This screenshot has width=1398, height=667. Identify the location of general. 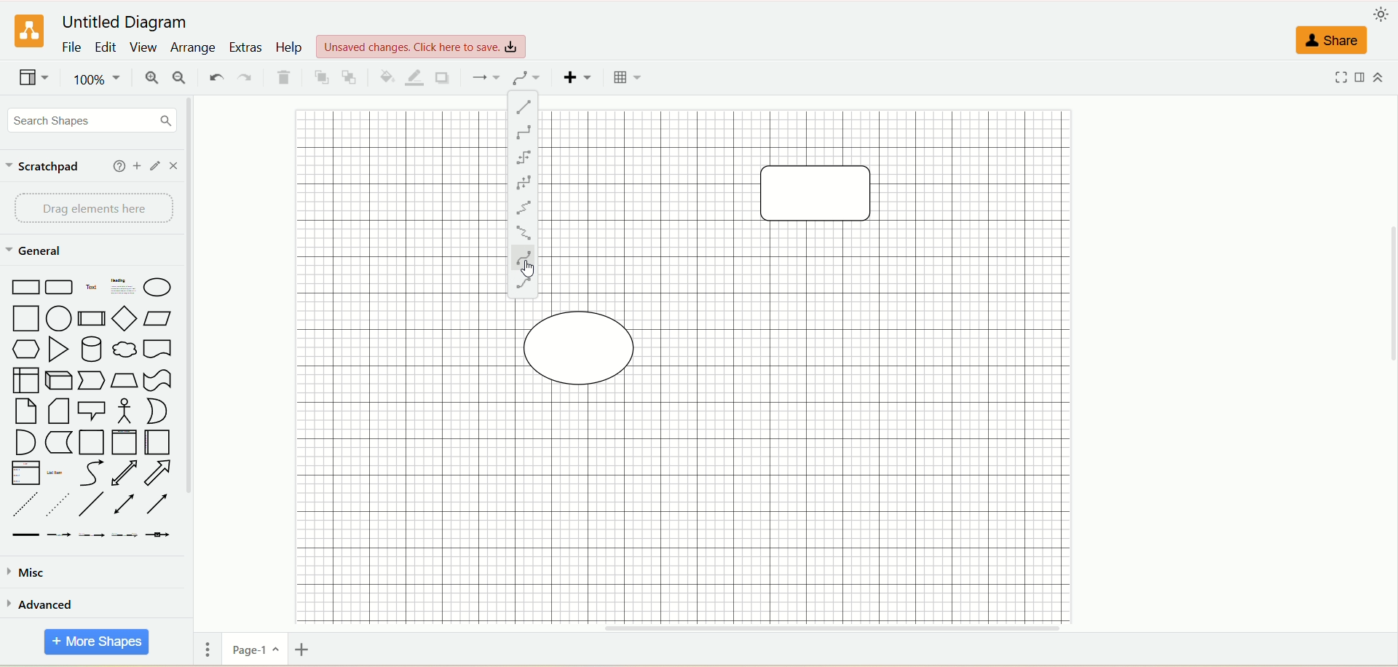
(36, 252).